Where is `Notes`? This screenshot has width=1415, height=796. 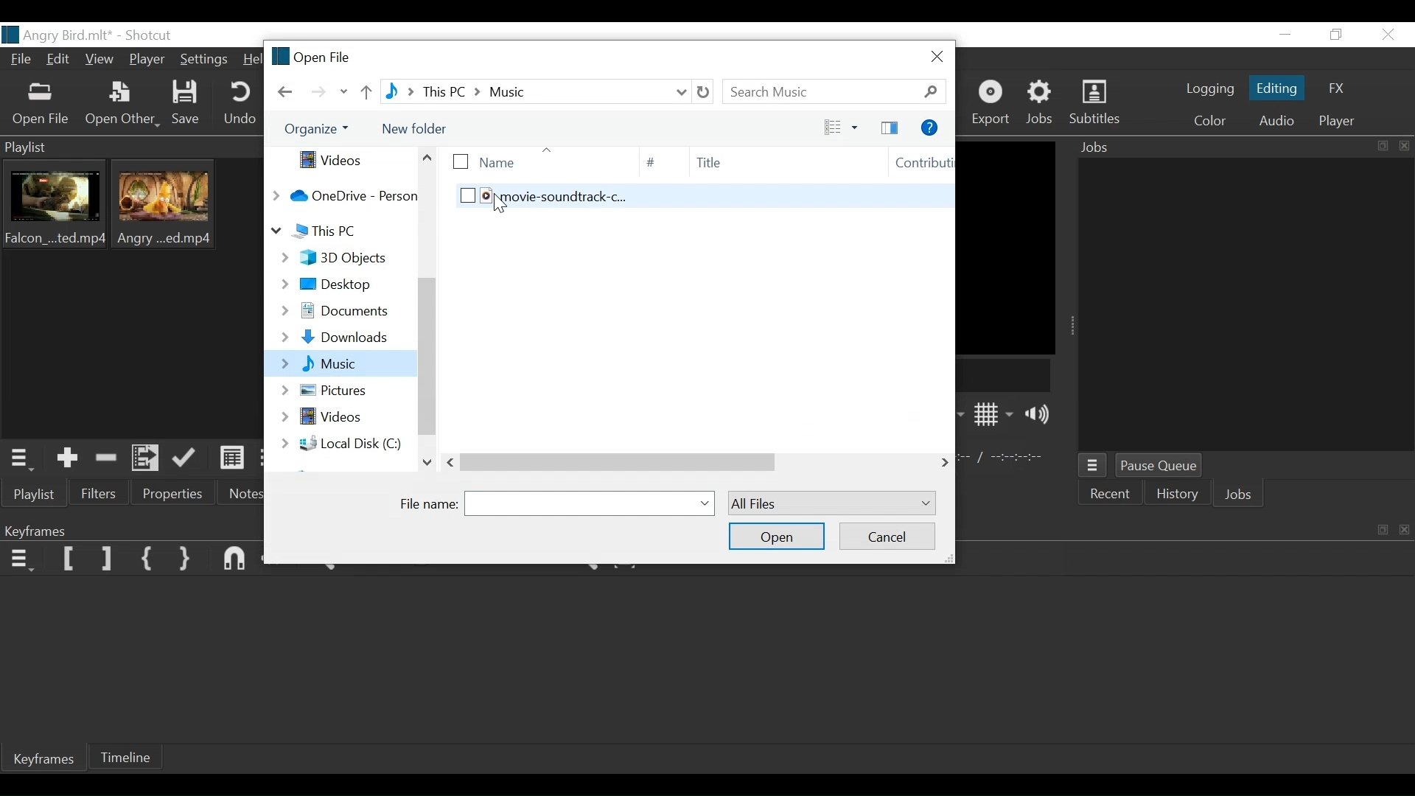
Notes is located at coordinates (244, 495).